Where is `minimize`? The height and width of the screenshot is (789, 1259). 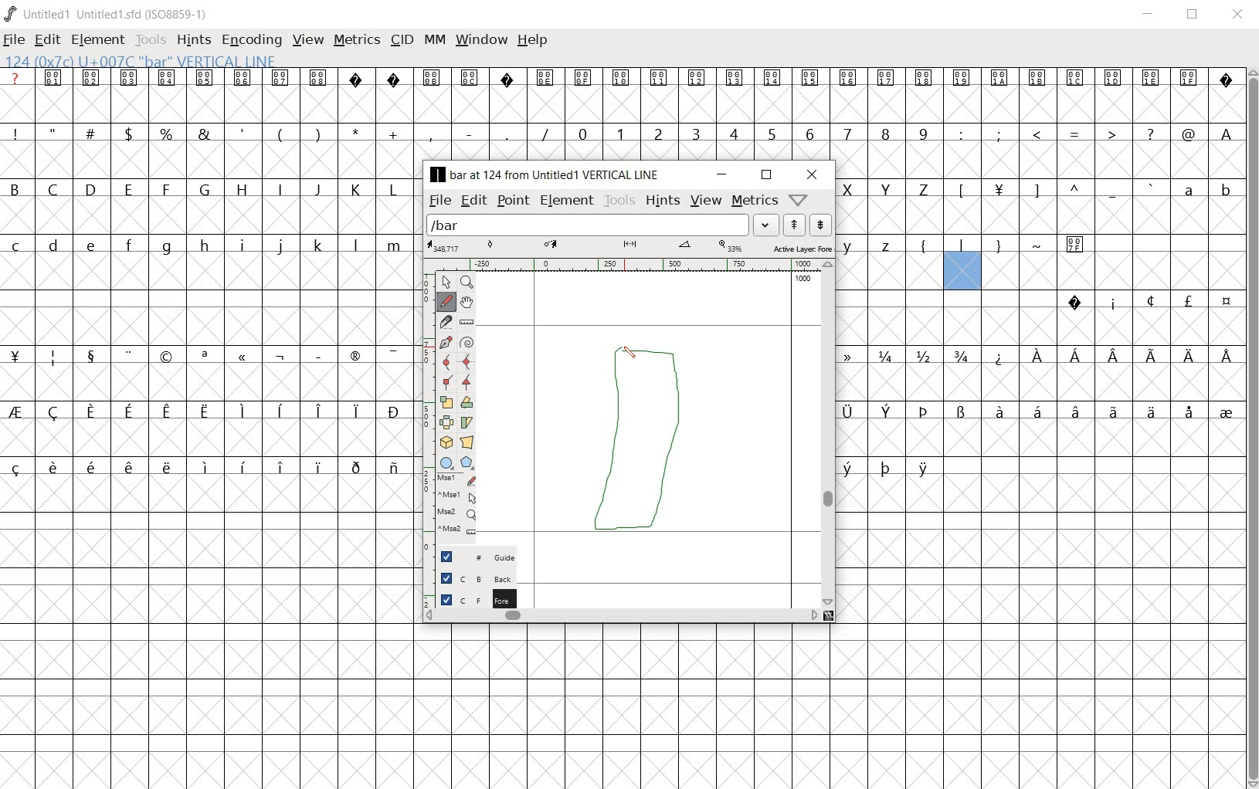 minimize is located at coordinates (721, 174).